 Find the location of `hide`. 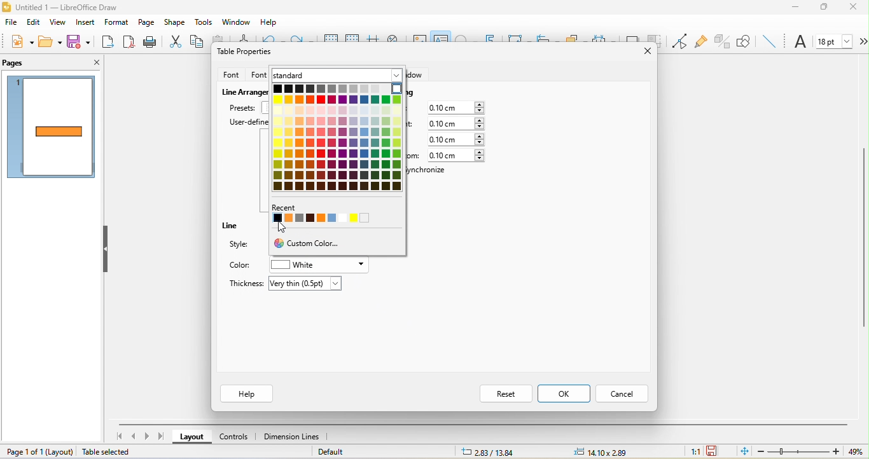

hide is located at coordinates (107, 251).